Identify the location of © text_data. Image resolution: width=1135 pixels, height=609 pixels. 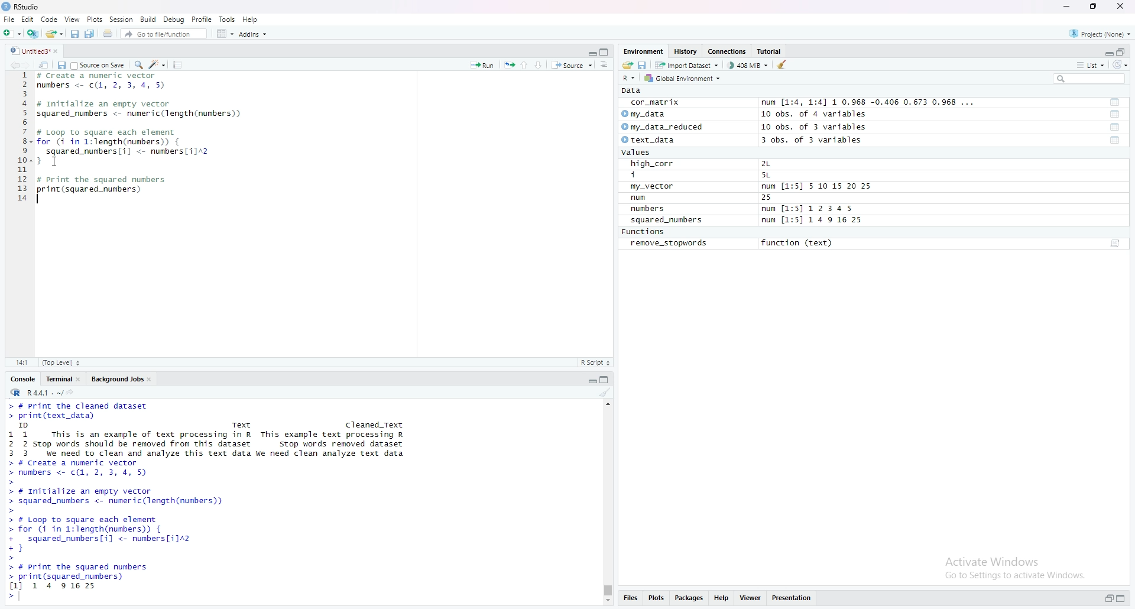
(650, 141).